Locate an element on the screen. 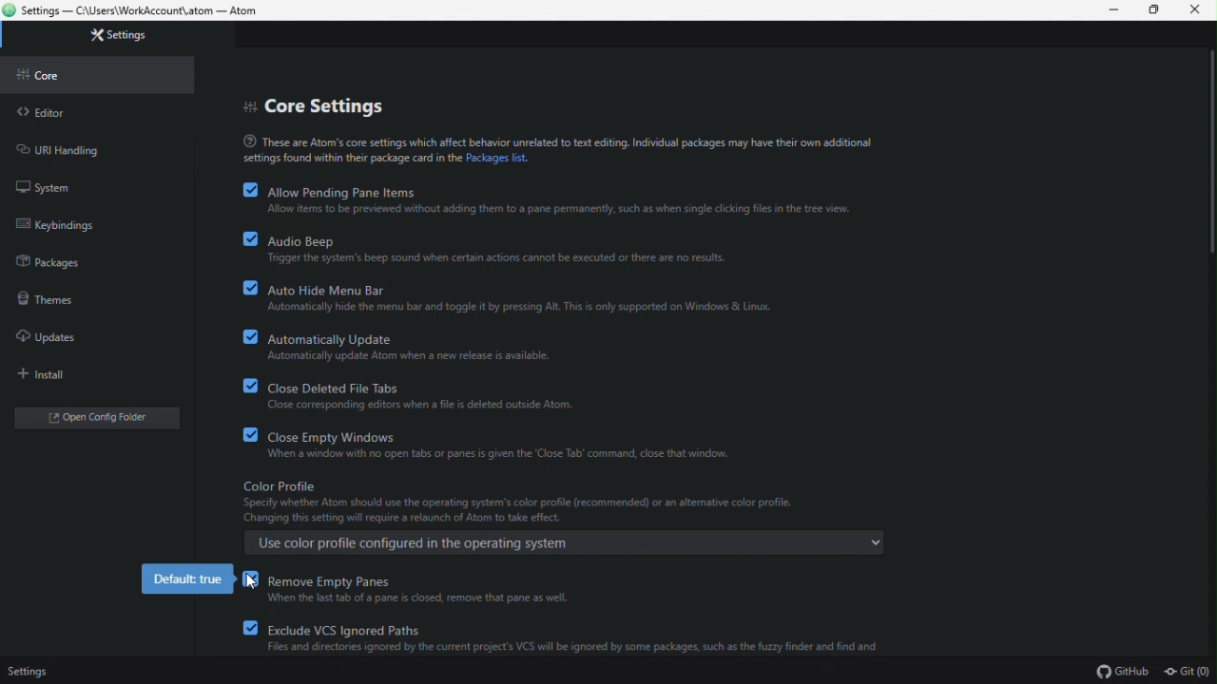 The image size is (1217, 684). settings is located at coordinates (124, 36).